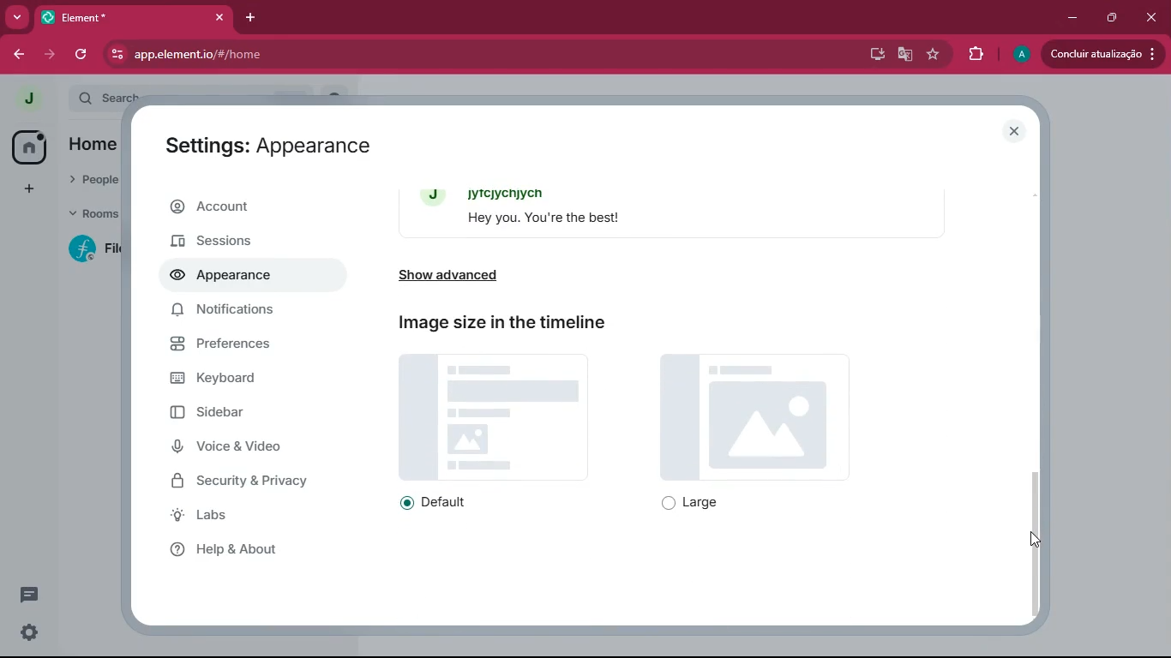  What do you see at coordinates (970, 55) in the screenshot?
I see `extensions` at bounding box center [970, 55].